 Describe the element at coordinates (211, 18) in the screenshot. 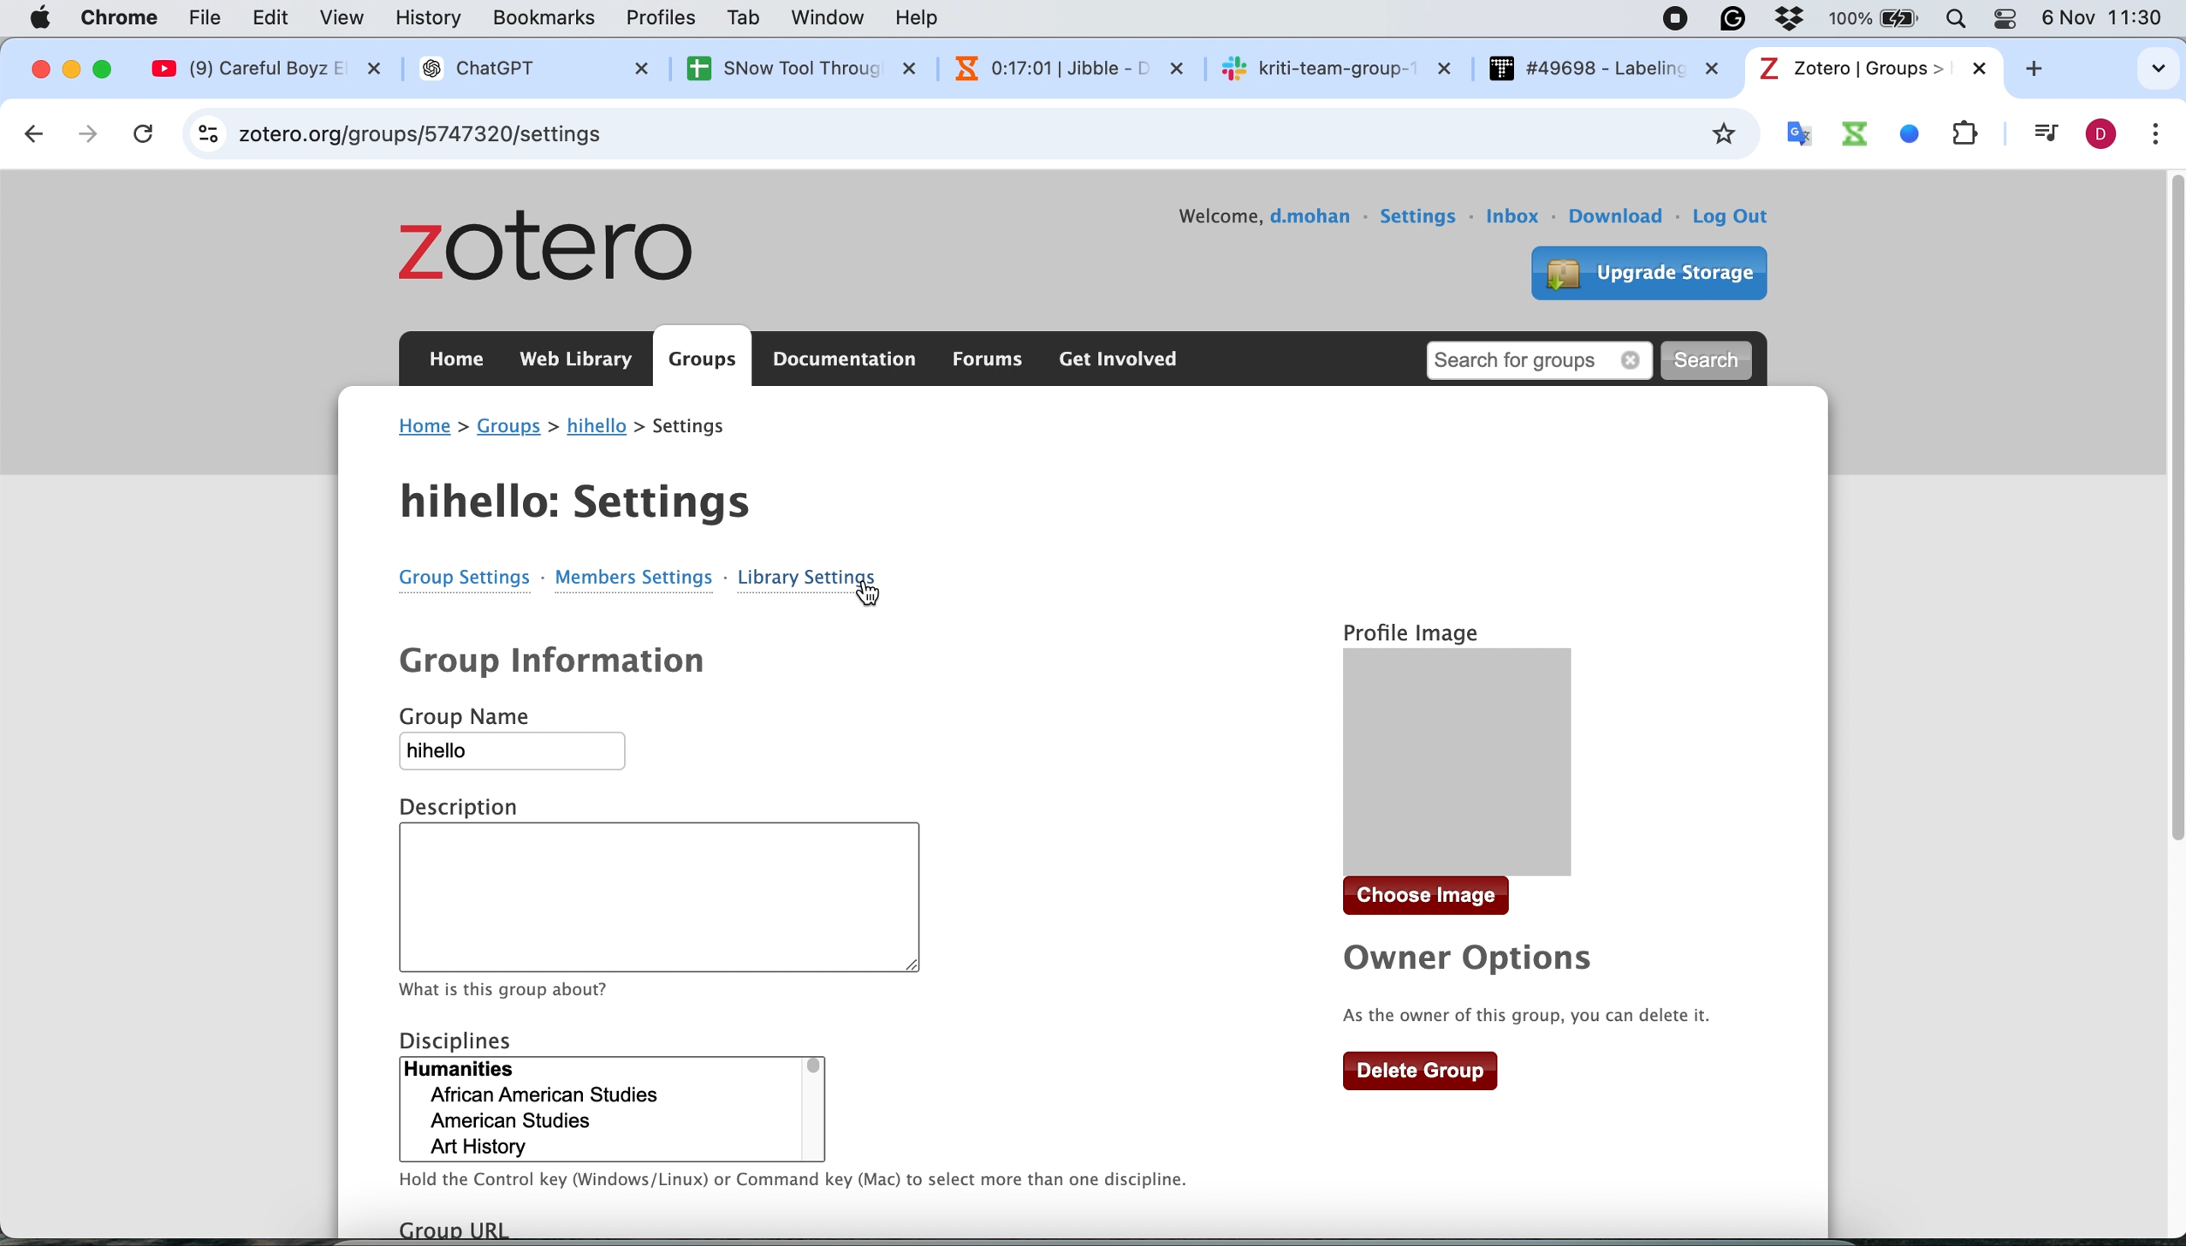

I see `file` at that location.